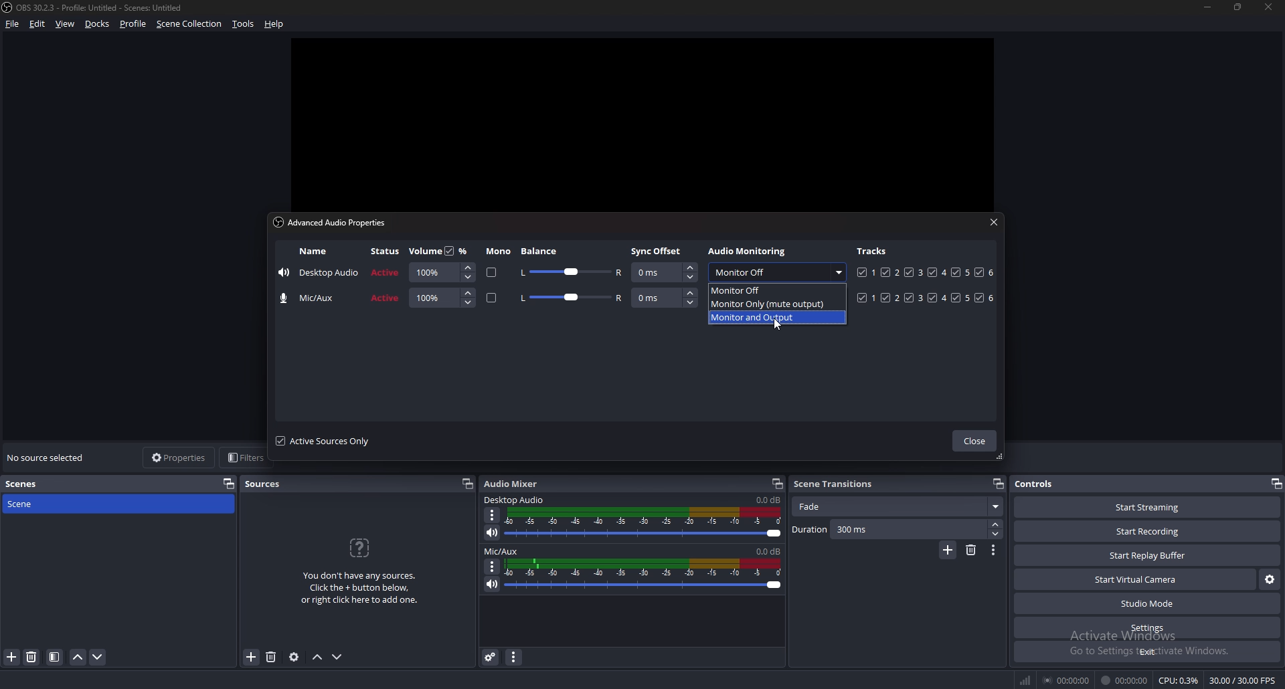 The height and width of the screenshot is (689, 1285). What do you see at coordinates (924, 297) in the screenshot?
I see `tracks` at bounding box center [924, 297].